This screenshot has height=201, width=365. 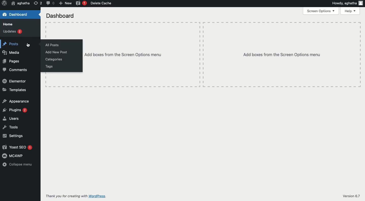 What do you see at coordinates (4, 4) in the screenshot?
I see `Logo` at bounding box center [4, 4].